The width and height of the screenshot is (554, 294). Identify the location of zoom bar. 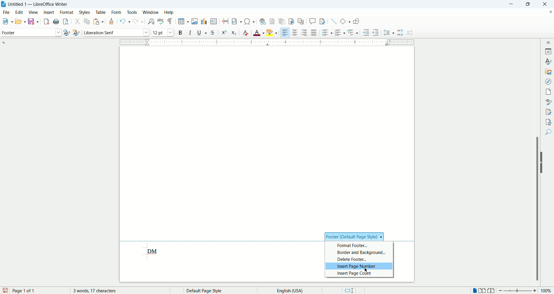
(517, 291).